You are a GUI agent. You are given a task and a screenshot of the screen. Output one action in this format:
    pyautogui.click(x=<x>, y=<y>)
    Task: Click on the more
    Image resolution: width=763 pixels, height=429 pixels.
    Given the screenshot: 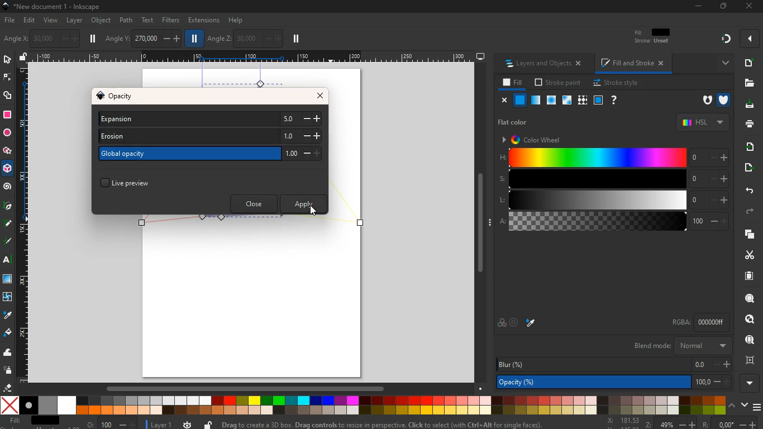 What is the action you would take?
    pyautogui.click(x=749, y=383)
    